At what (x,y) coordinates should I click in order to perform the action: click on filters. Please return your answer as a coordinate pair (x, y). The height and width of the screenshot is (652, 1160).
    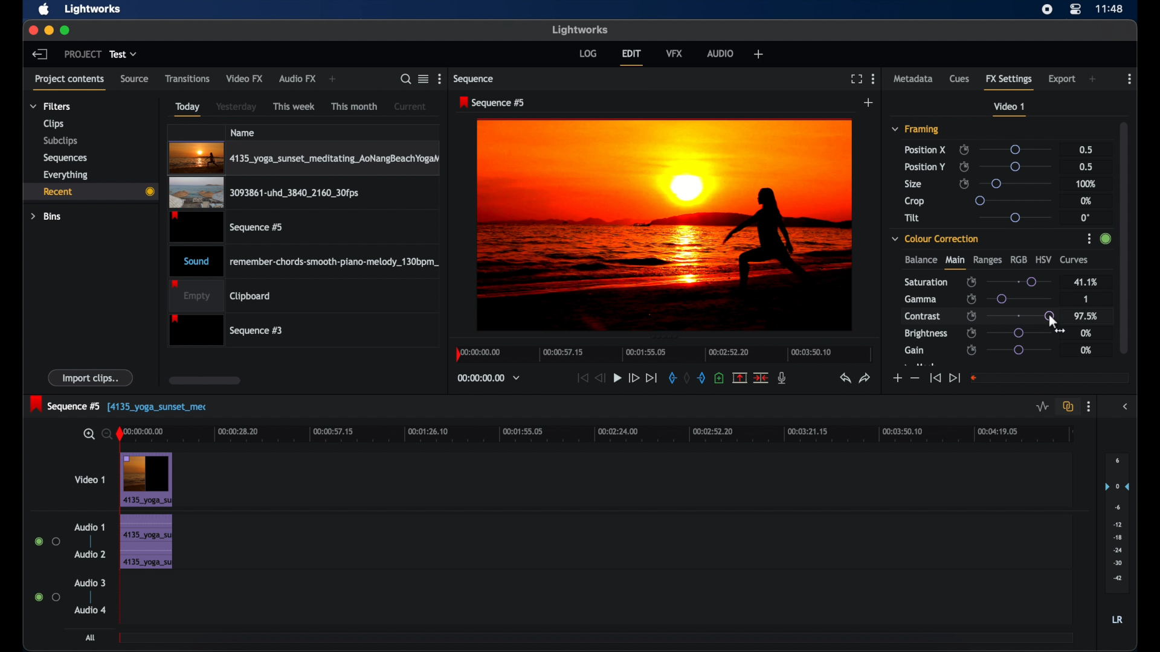
    Looking at the image, I should click on (50, 106).